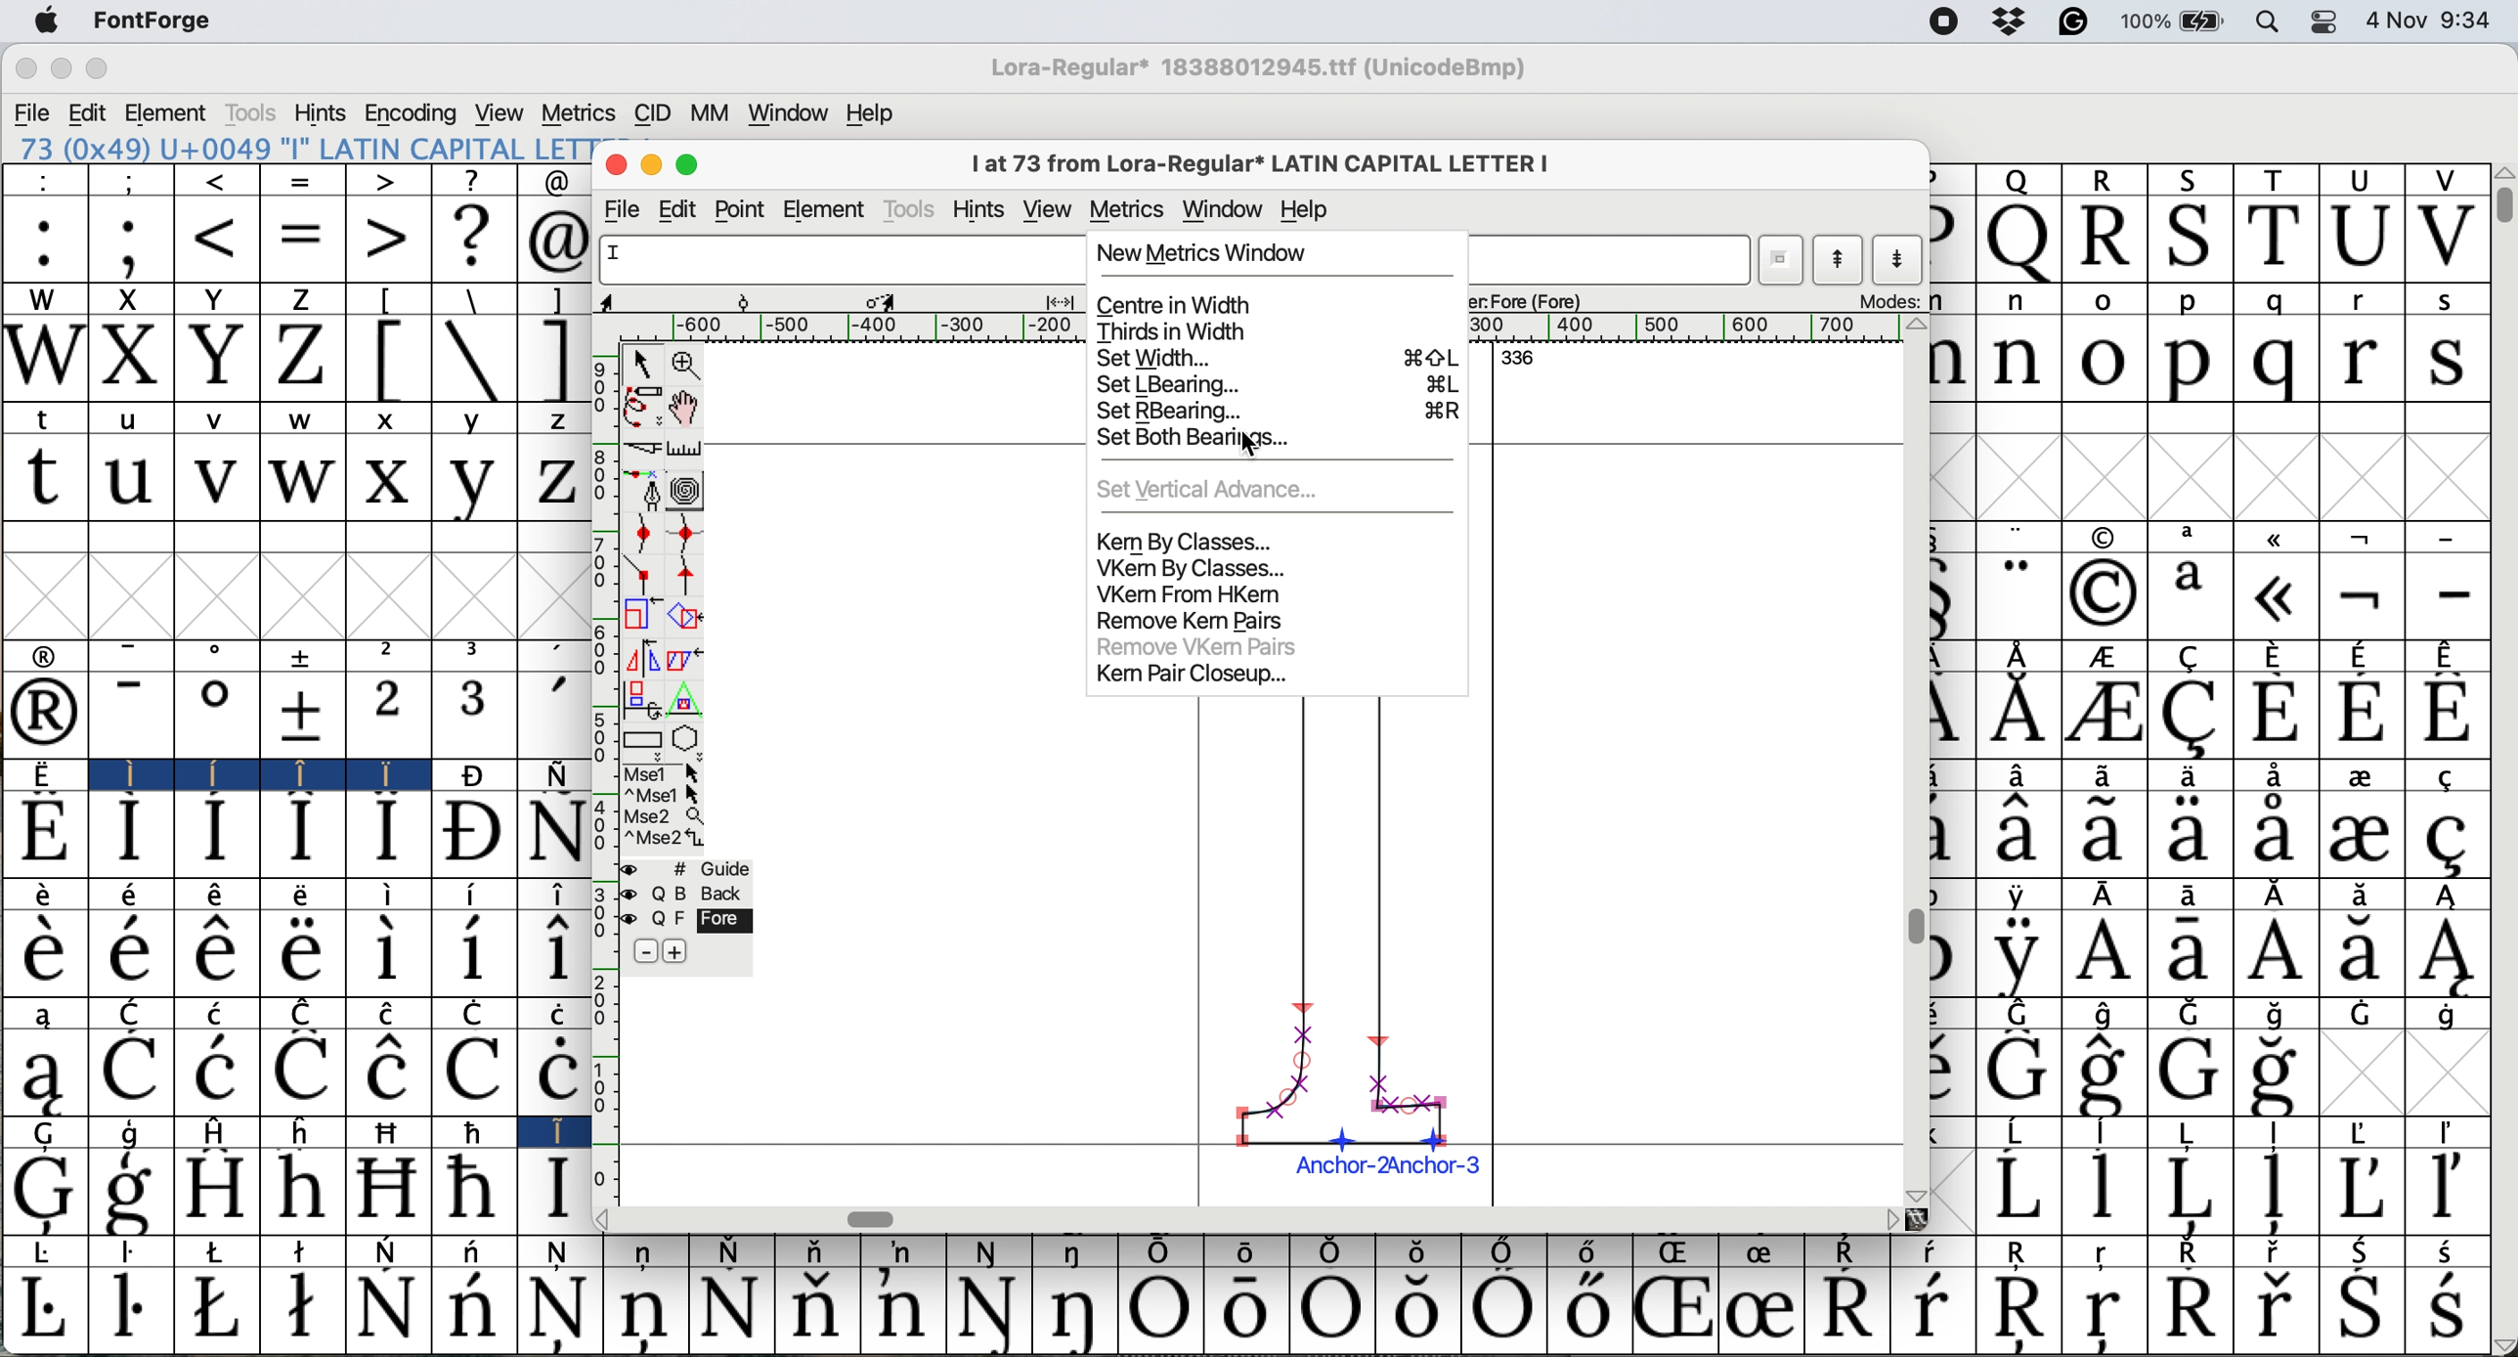 The width and height of the screenshot is (2518, 1357). I want to click on H, so click(224, 1131).